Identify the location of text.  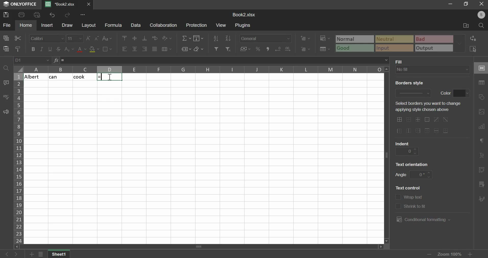
(412, 164).